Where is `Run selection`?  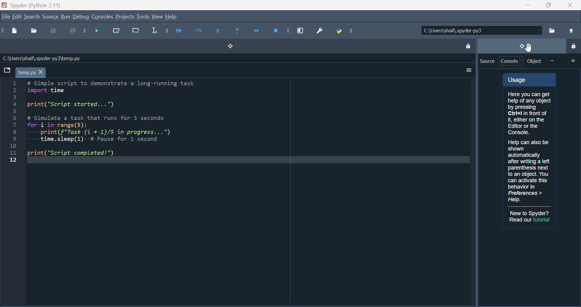 Run selection is located at coordinates (153, 32).